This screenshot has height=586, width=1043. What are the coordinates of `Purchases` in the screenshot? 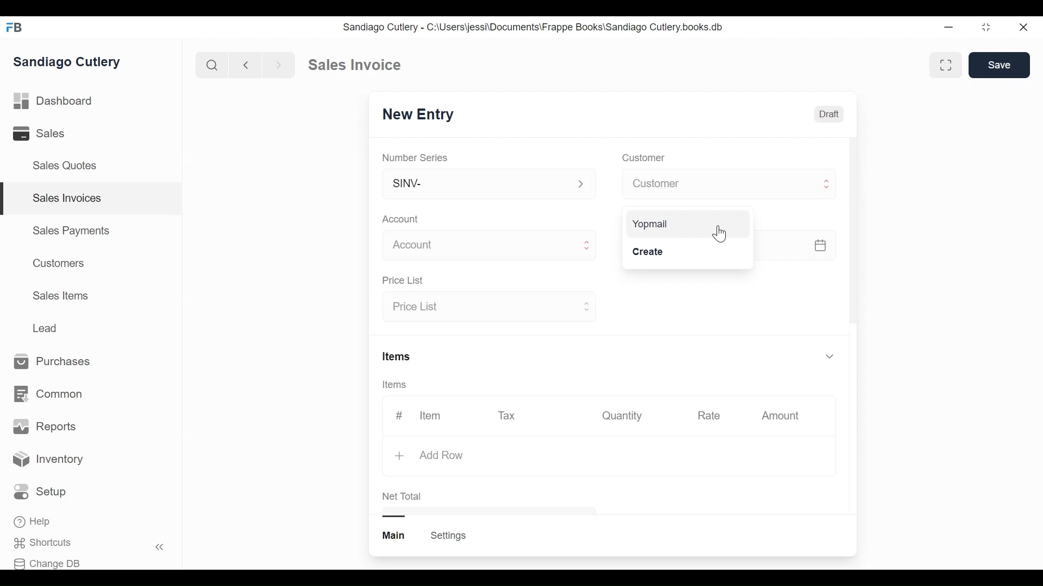 It's located at (58, 362).